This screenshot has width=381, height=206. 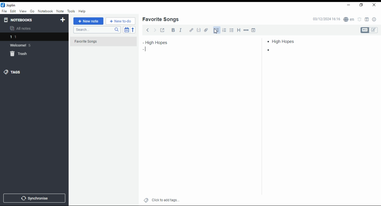 What do you see at coordinates (97, 30) in the screenshot?
I see `search` at bounding box center [97, 30].